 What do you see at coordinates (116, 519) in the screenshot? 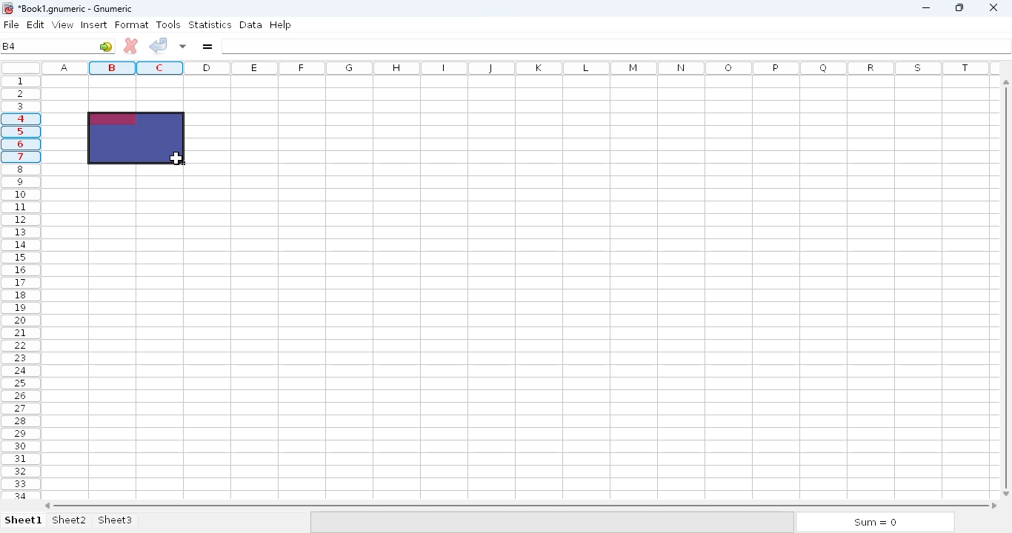
I see `sheet3` at bounding box center [116, 519].